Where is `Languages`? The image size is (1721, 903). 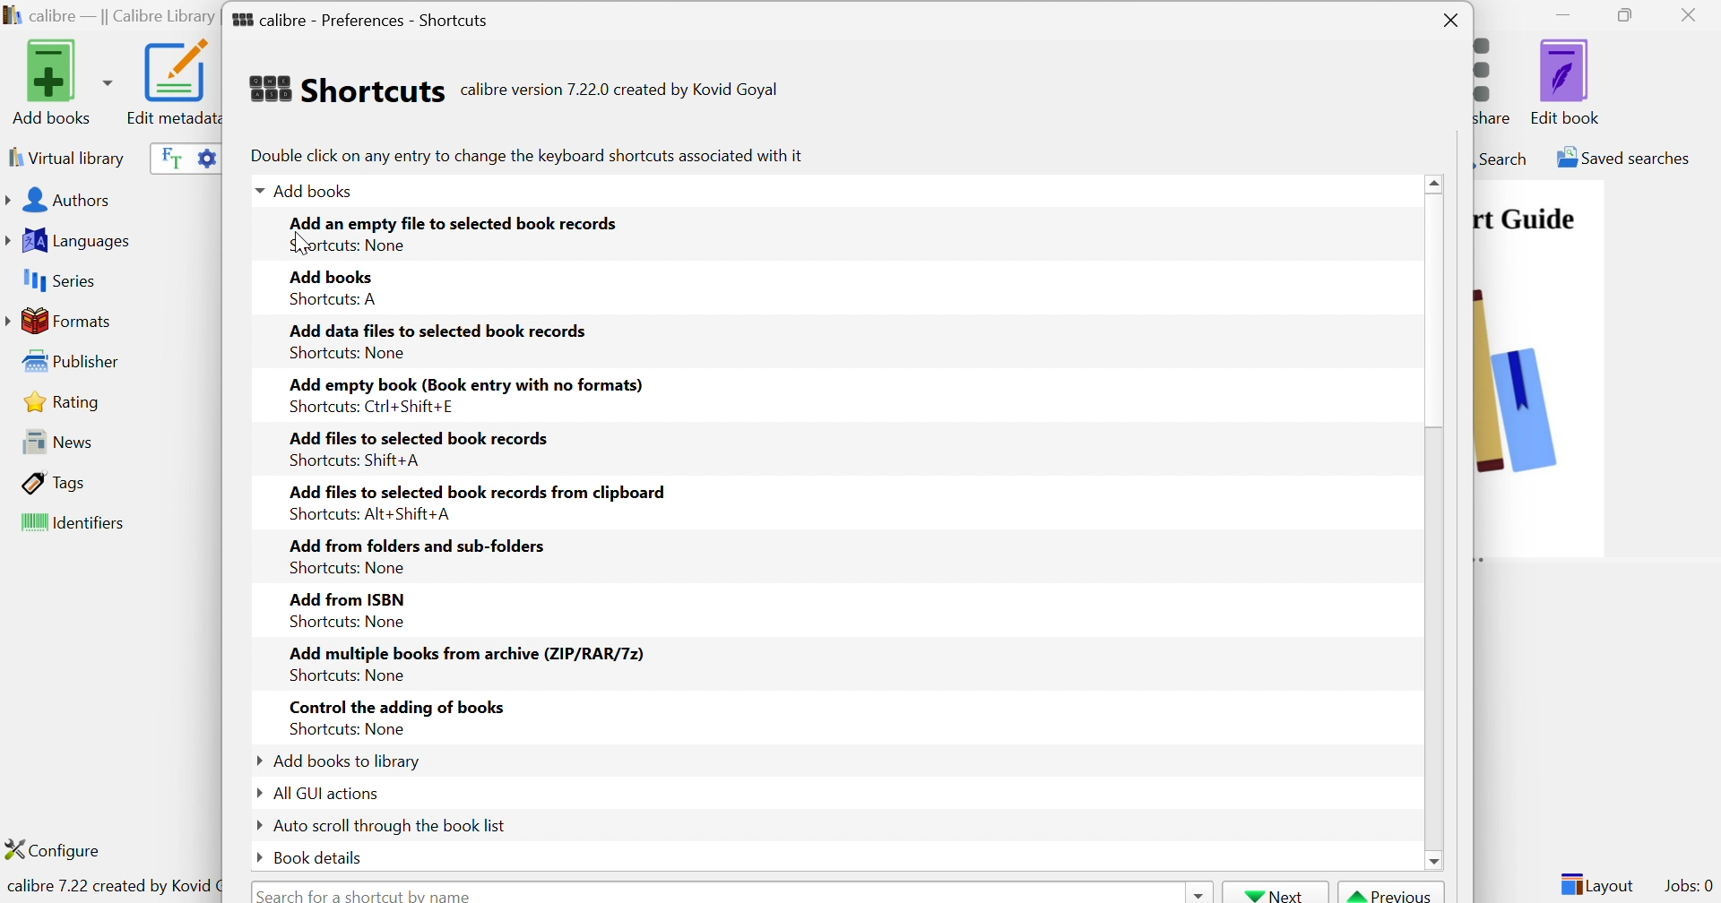 Languages is located at coordinates (71, 241).